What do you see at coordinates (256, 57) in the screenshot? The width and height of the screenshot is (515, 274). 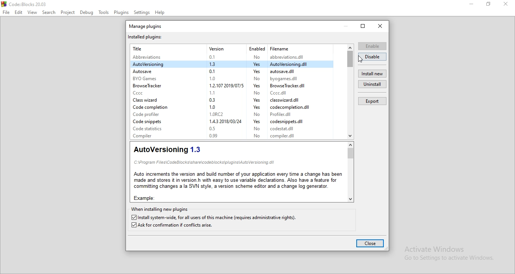 I see `No` at bounding box center [256, 57].